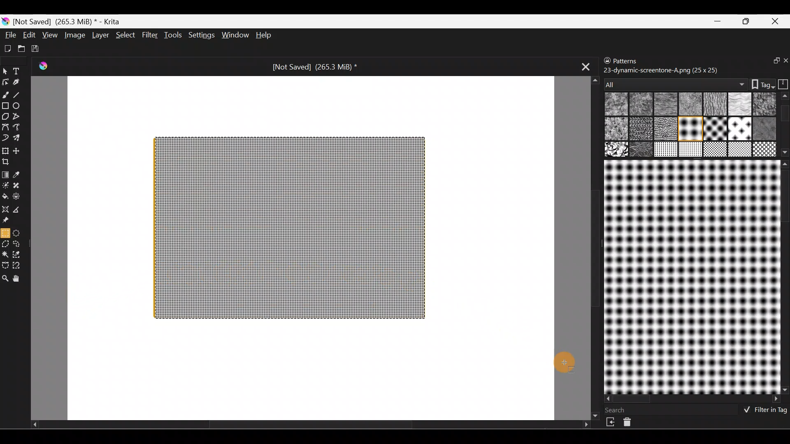 This screenshot has height=444, width=790. What do you see at coordinates (738, 128) in the screenshot?
I see `12 drawed_vertical.png` at bounding box center [738, 128].